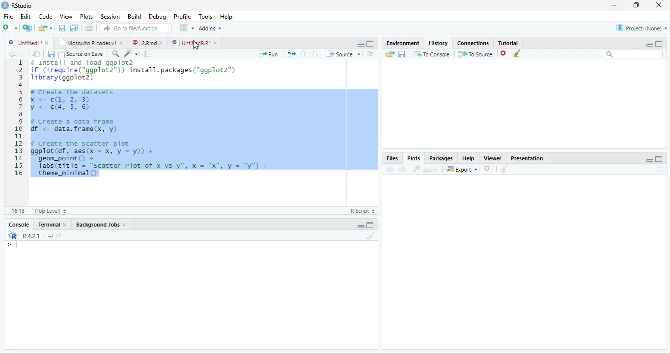  I want to click on Terminal, so click(49, 225).